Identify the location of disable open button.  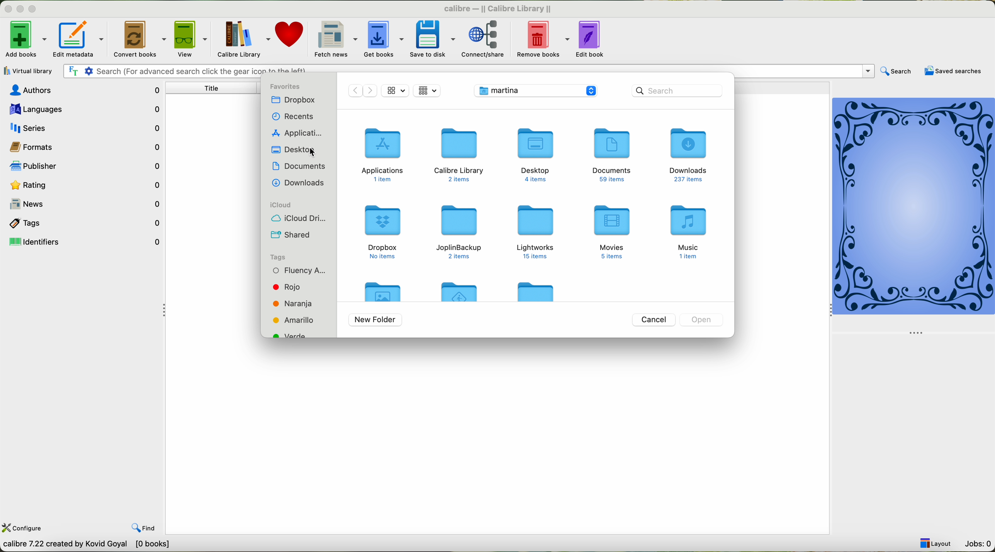
(706, 319).